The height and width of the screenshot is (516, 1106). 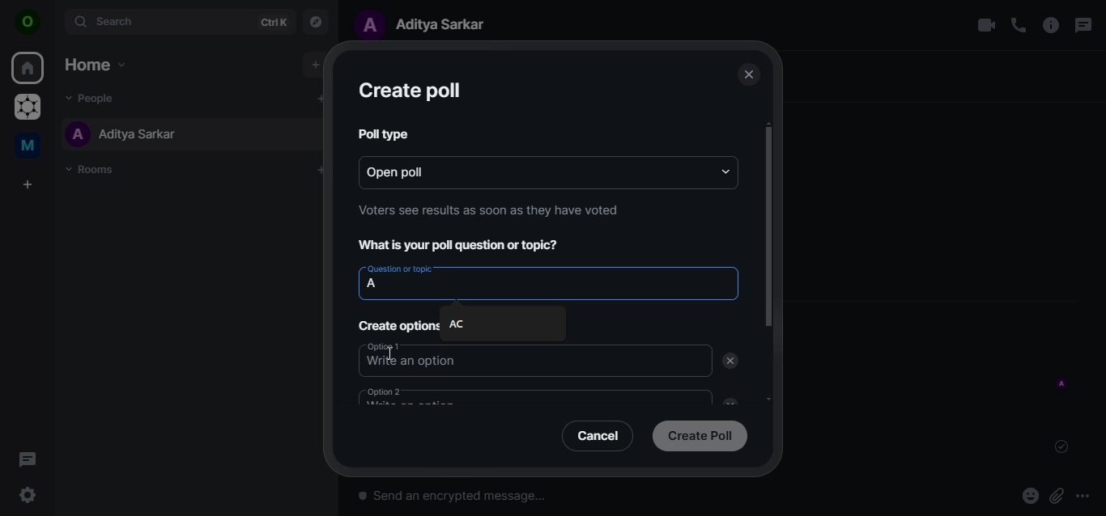 I want to click on video call, so click(x=985, y=25).